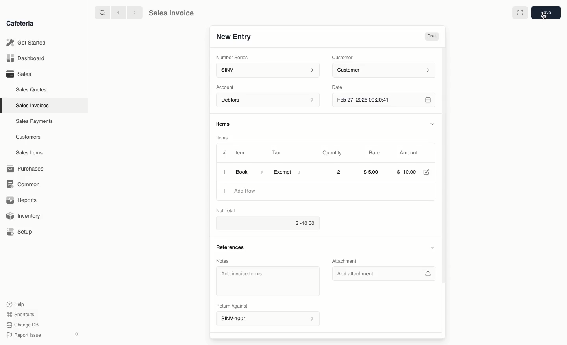 The width and height of the screenshot is (567, 345). Describe the element at coordinates (20, 232) in the screenshot. I see `Setup` at that location.